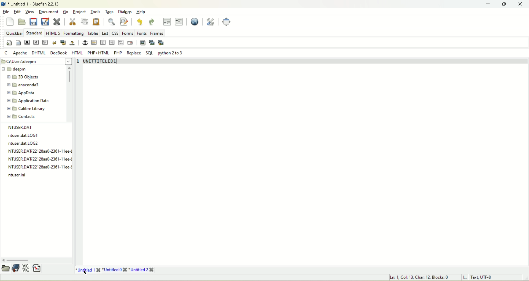 The width and height of the screenshot is (529, 281). I want to click on insert file, so click(37, 268).